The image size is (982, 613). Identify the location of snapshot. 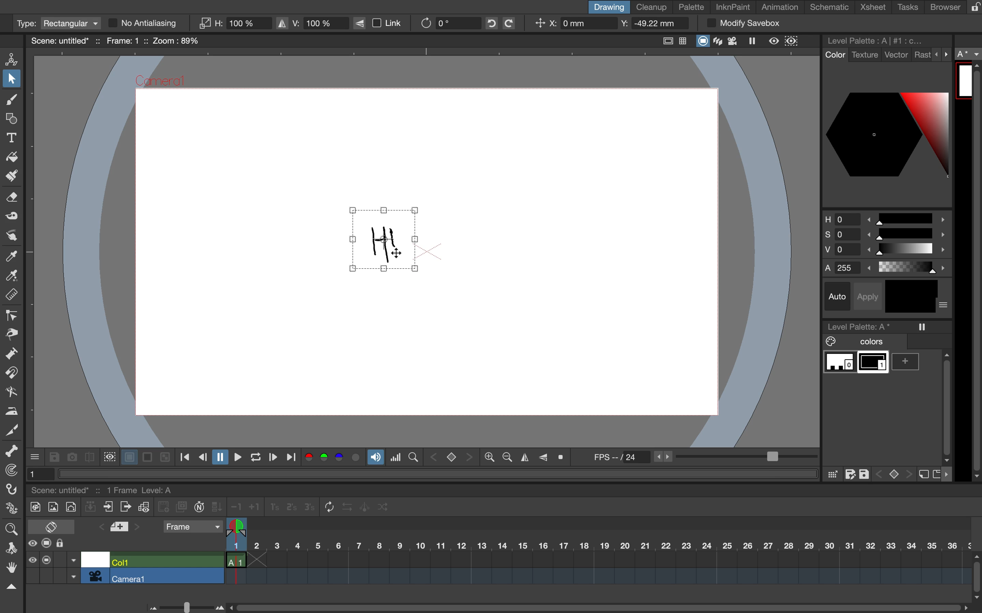
(71, 457).